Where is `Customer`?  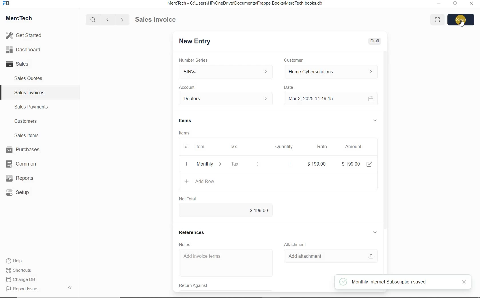
Customer is located at coordinates (297, 60).